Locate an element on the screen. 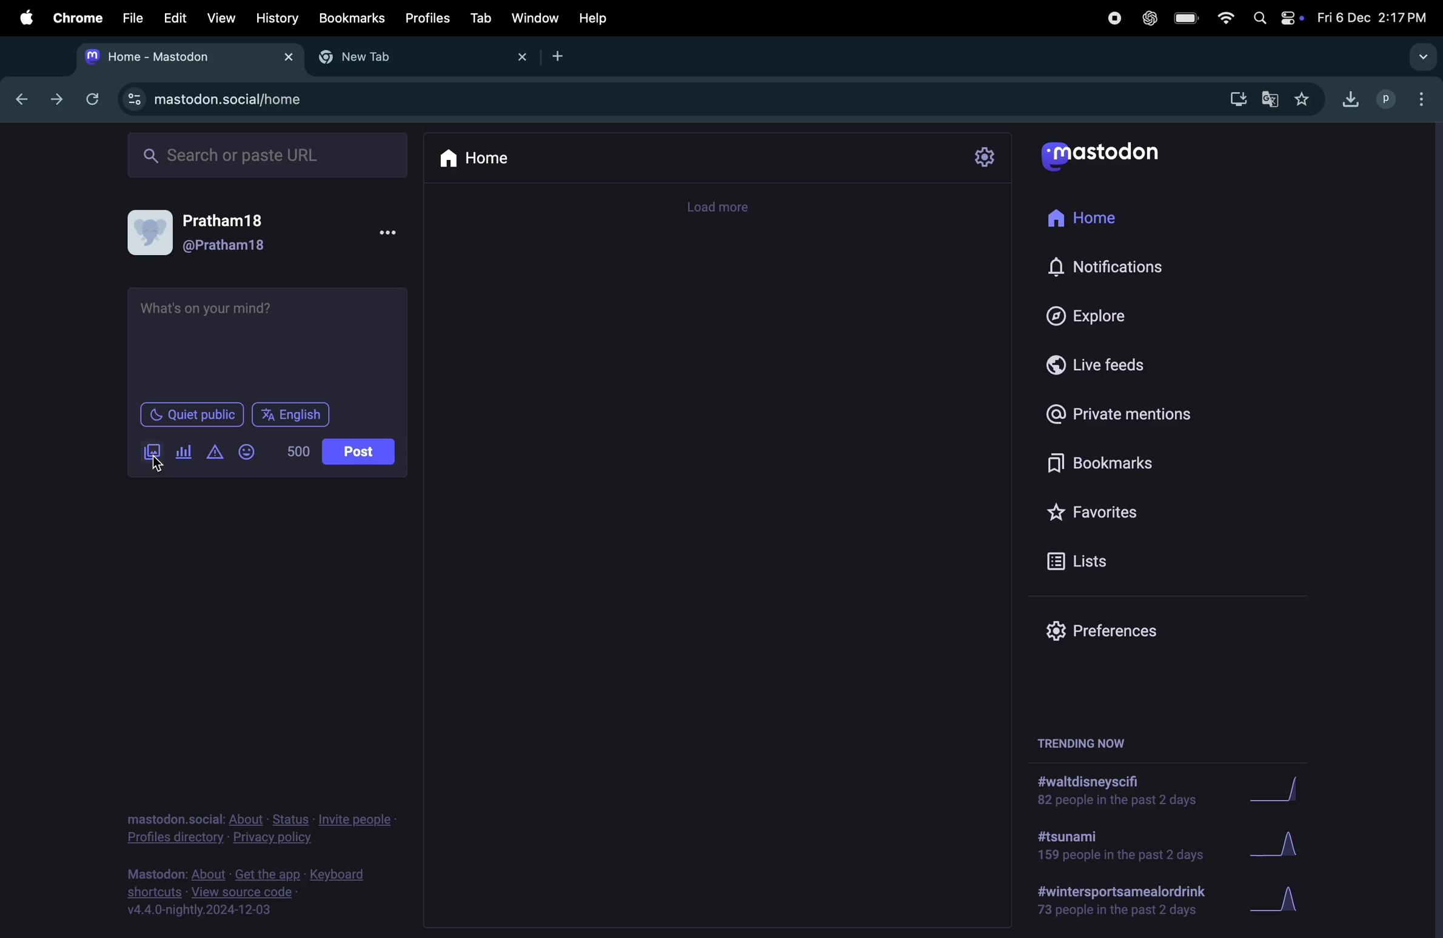 This screenshot has height=938, width=1443. record is located at coordinates (1113, 18).